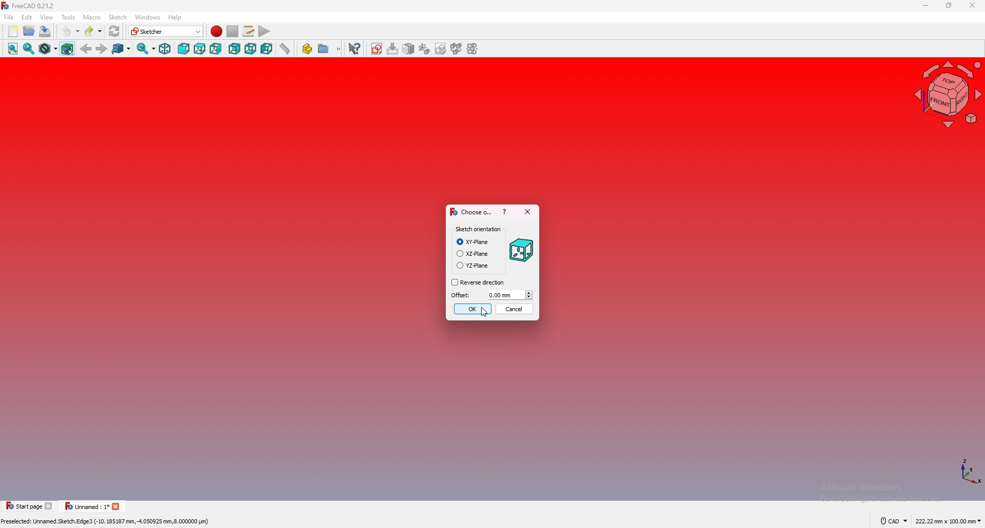 This screenshot has width=985, height=528. I want to click on cursor, so click(484, 312).